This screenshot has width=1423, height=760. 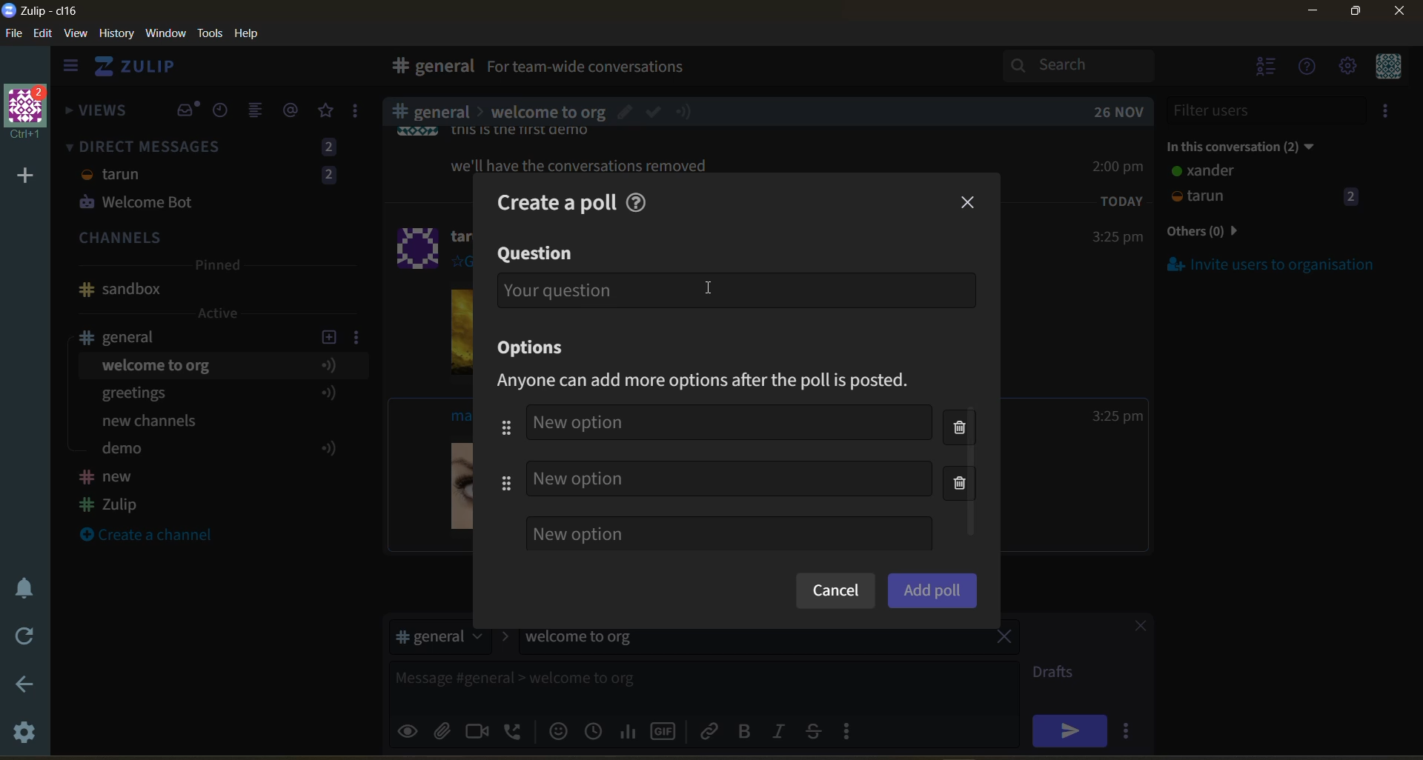 I want to click on create a poll, so click(x=551, y=202).